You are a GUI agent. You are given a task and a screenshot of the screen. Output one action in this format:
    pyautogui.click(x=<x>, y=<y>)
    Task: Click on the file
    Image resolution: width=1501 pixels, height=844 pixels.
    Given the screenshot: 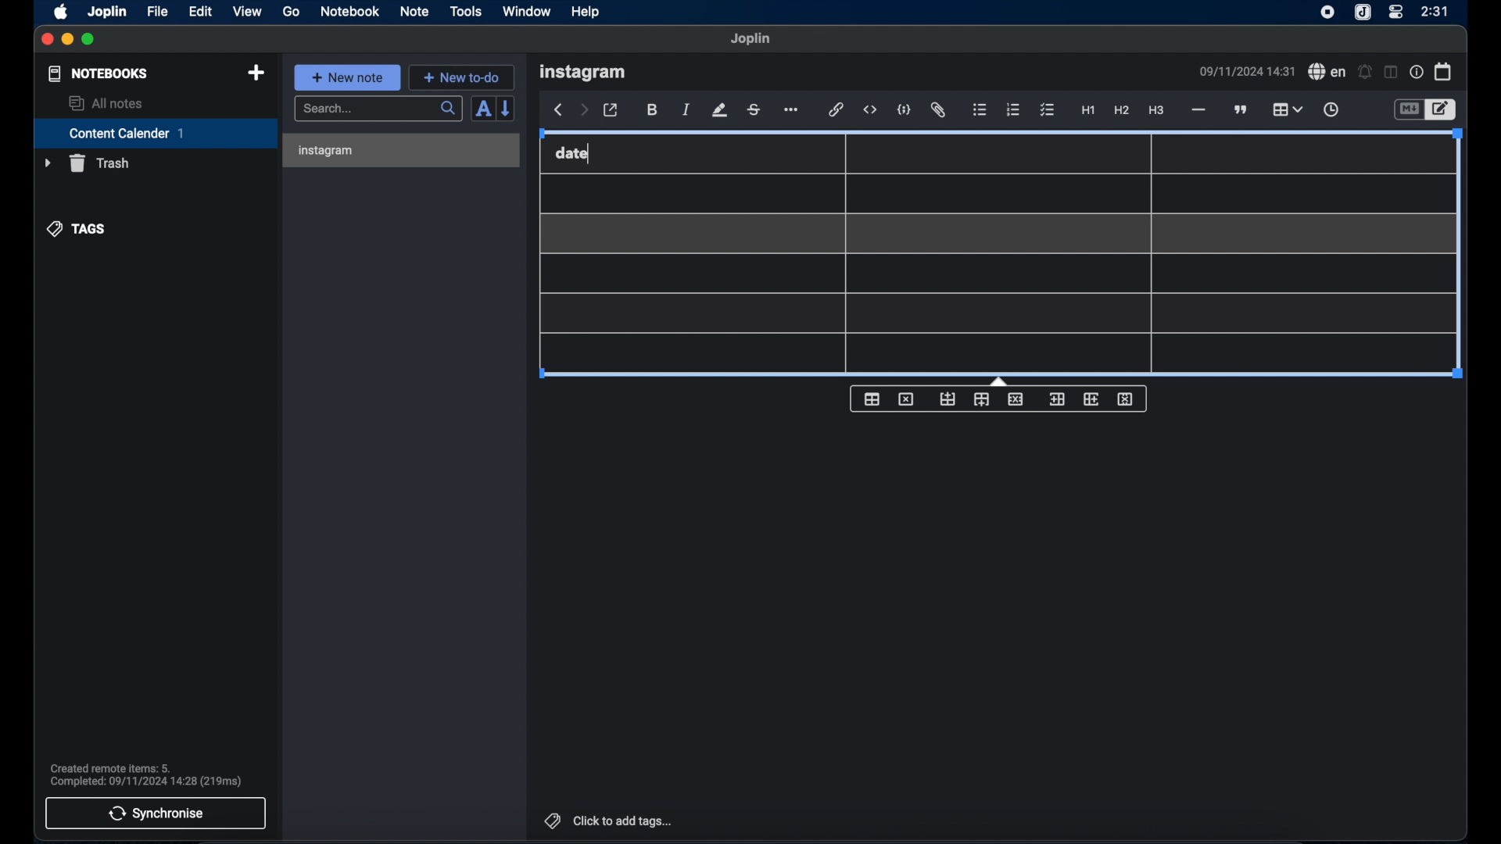 What is the action you would take?
    pyautogui.click(x=159, y=12)
    